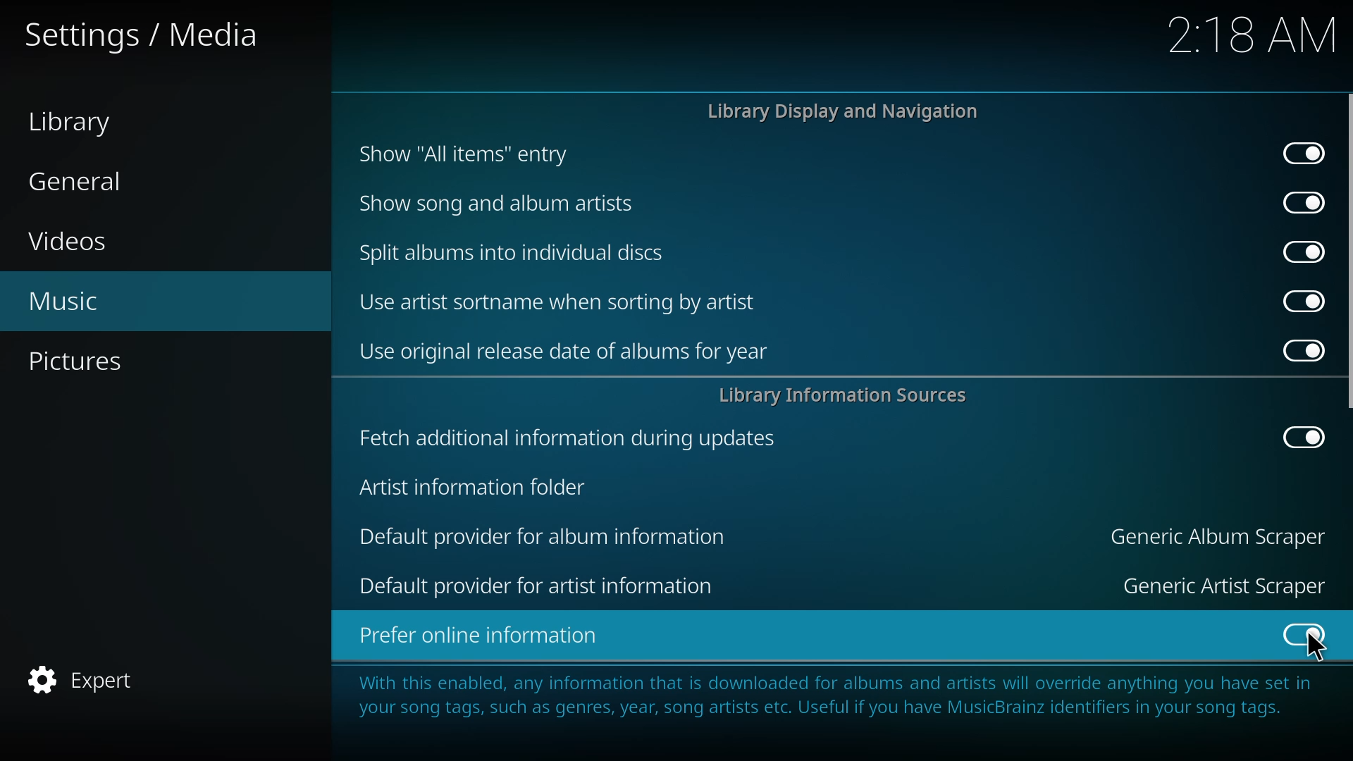  Describe the element at coordinates (82, 679) in the screenshot. I see `expert` at that location.